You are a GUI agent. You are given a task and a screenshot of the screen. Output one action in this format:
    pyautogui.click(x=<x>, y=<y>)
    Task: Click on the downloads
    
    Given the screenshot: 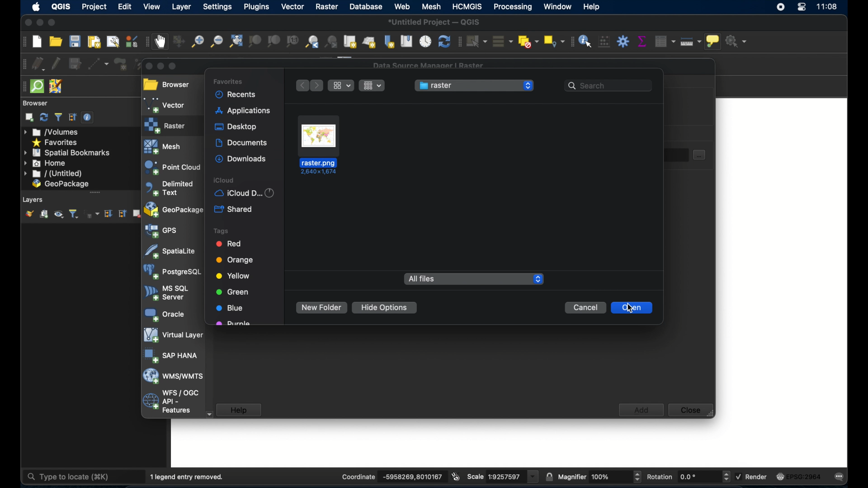 What is the action you would take?
    pyautogui.click(x=240, y=160)
    